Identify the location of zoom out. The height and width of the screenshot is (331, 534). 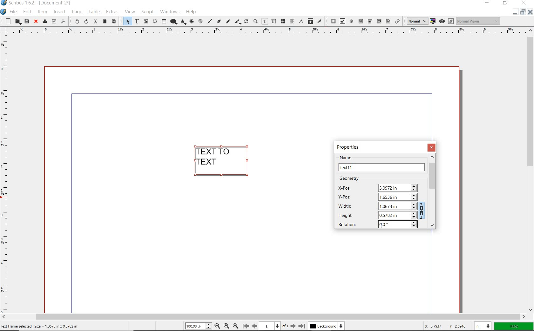
(219, 326).